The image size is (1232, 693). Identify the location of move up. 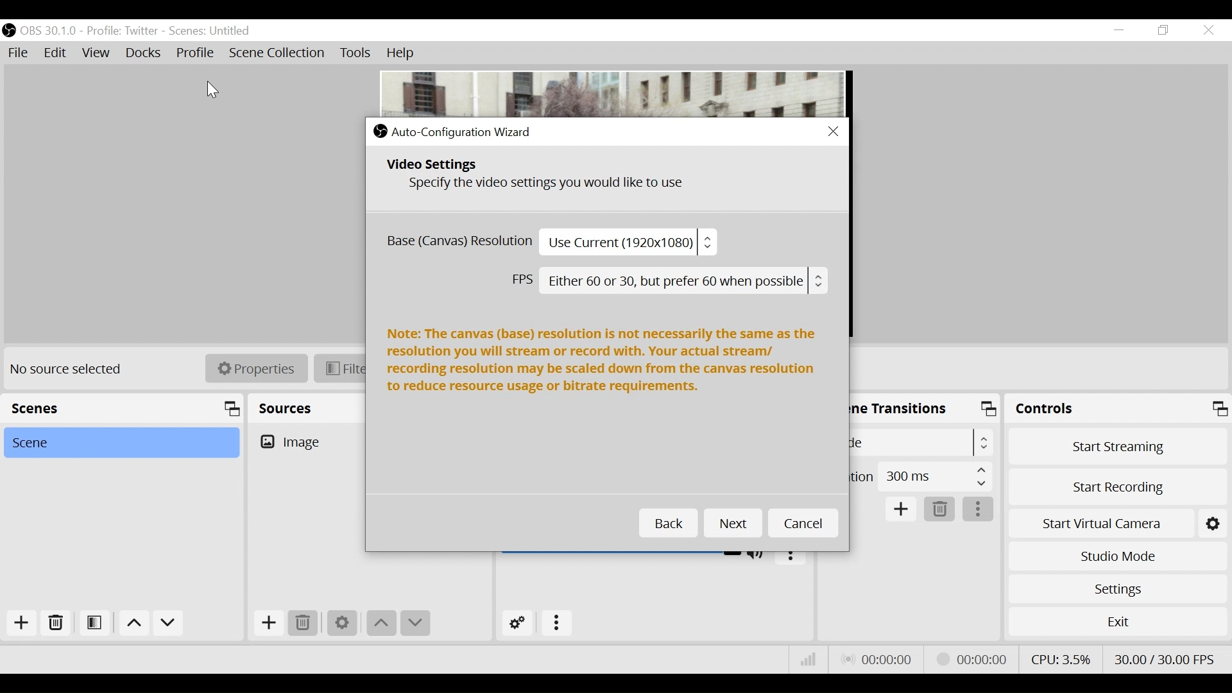
(133, 624).